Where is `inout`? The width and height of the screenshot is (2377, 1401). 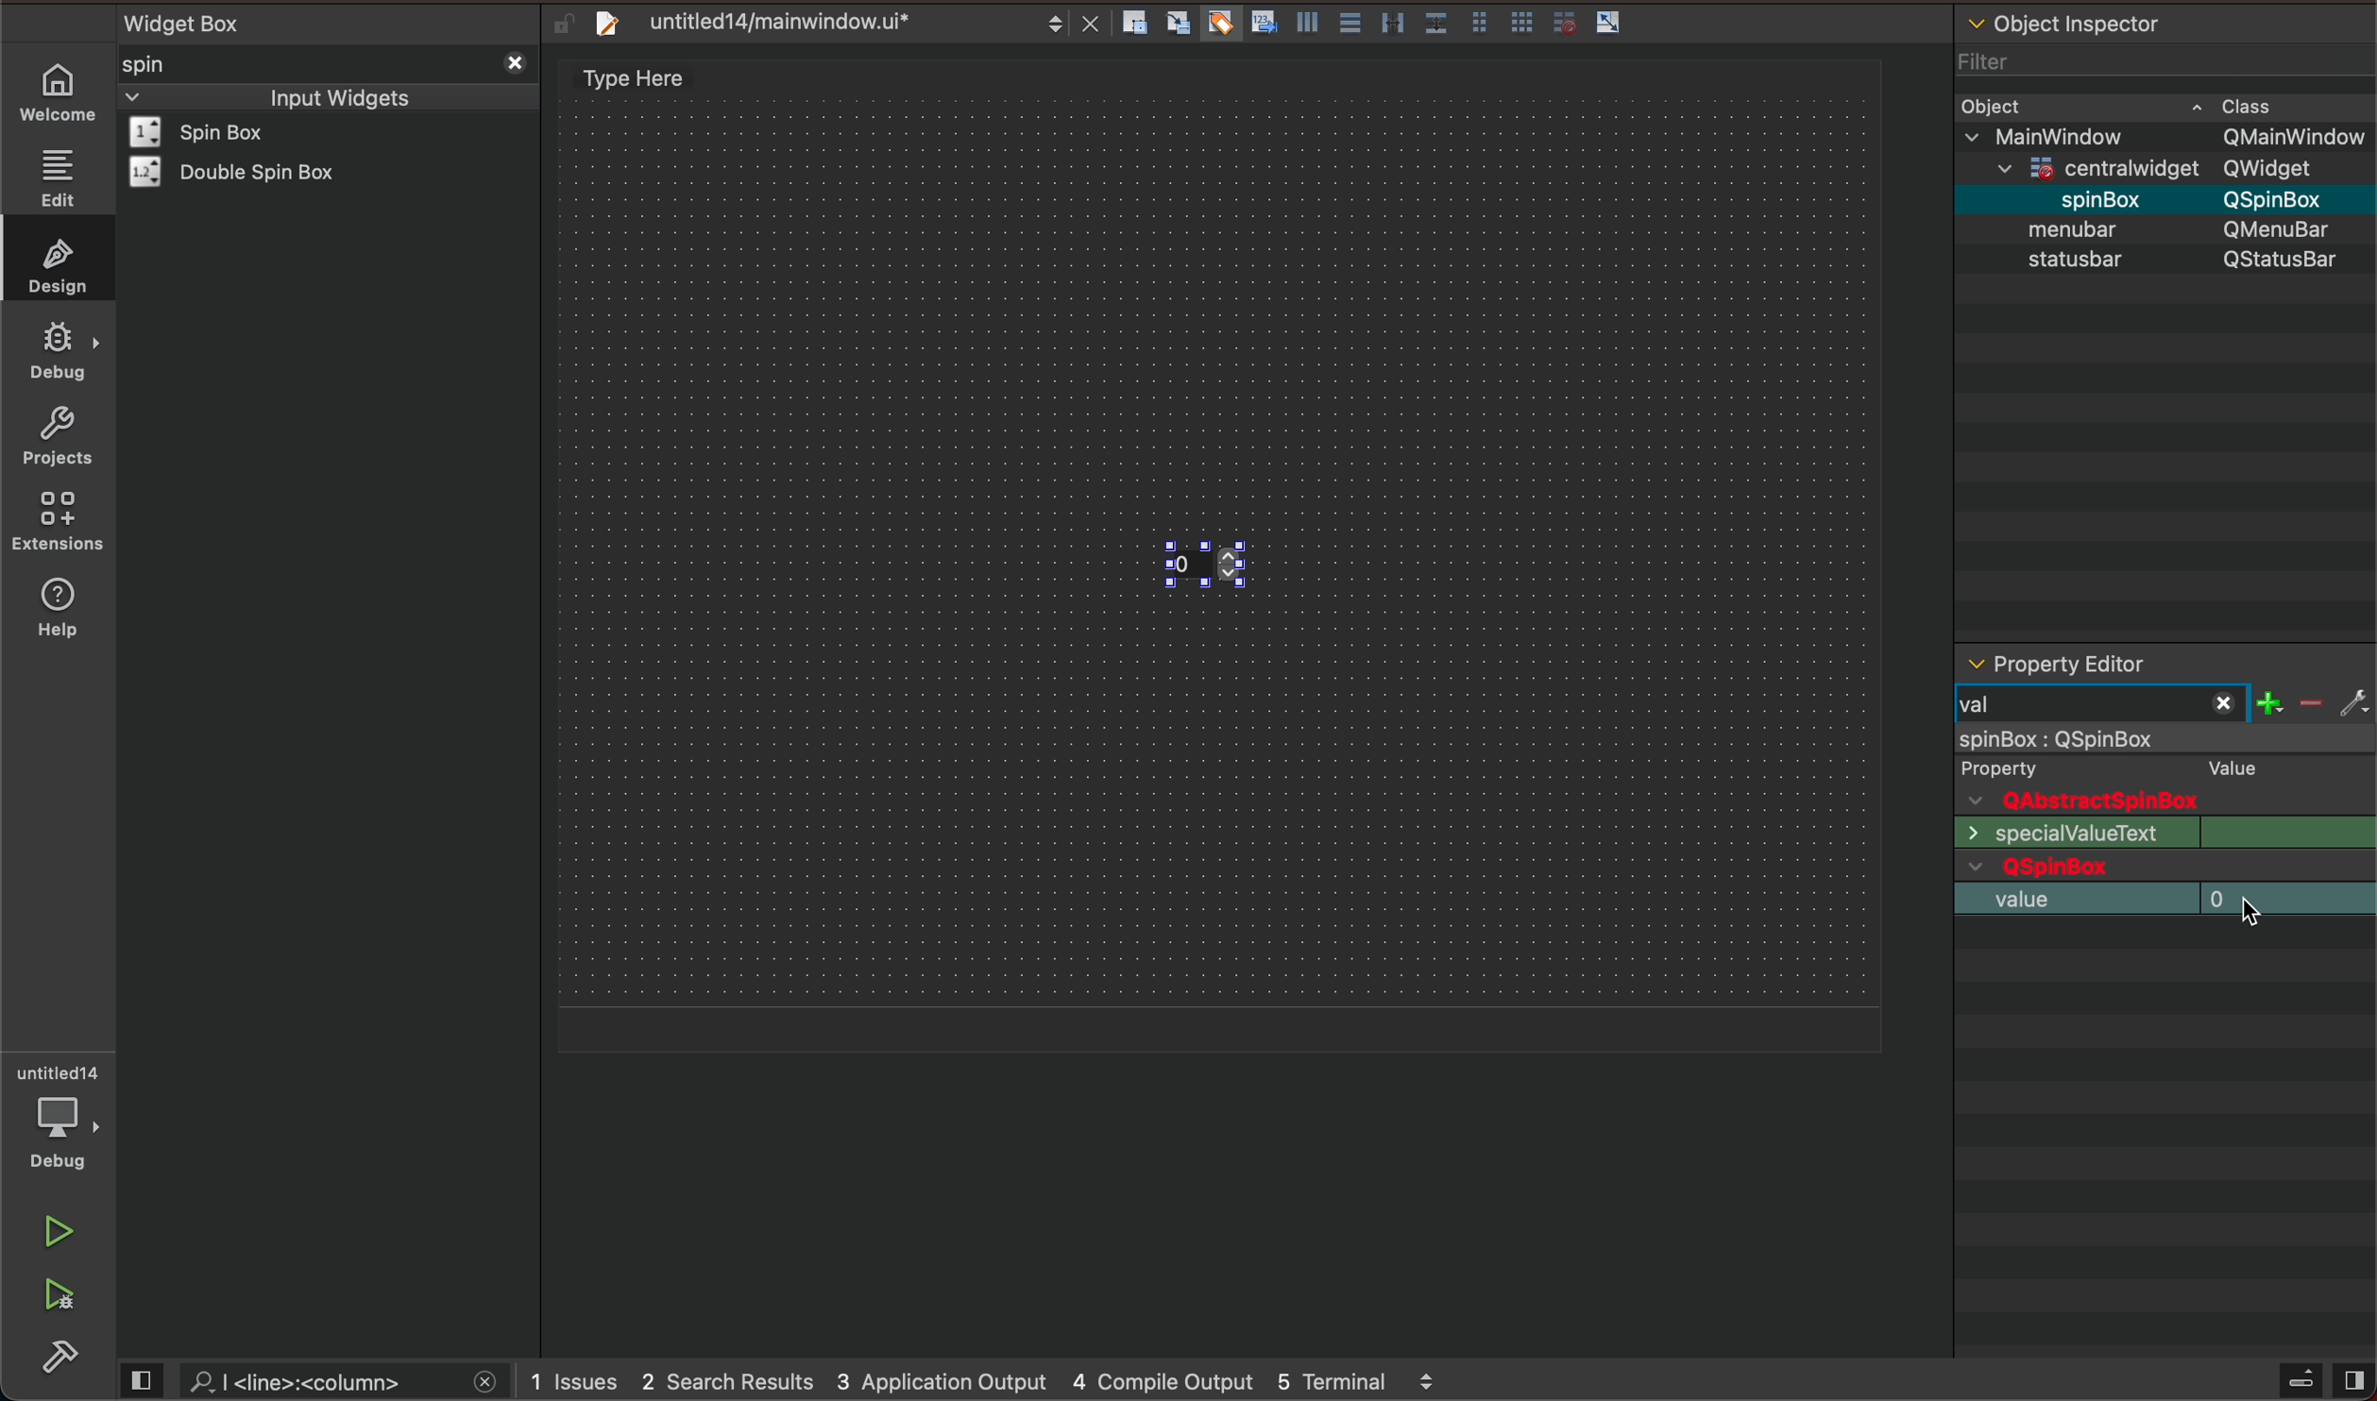 inout is located at coordinates (338, 95).